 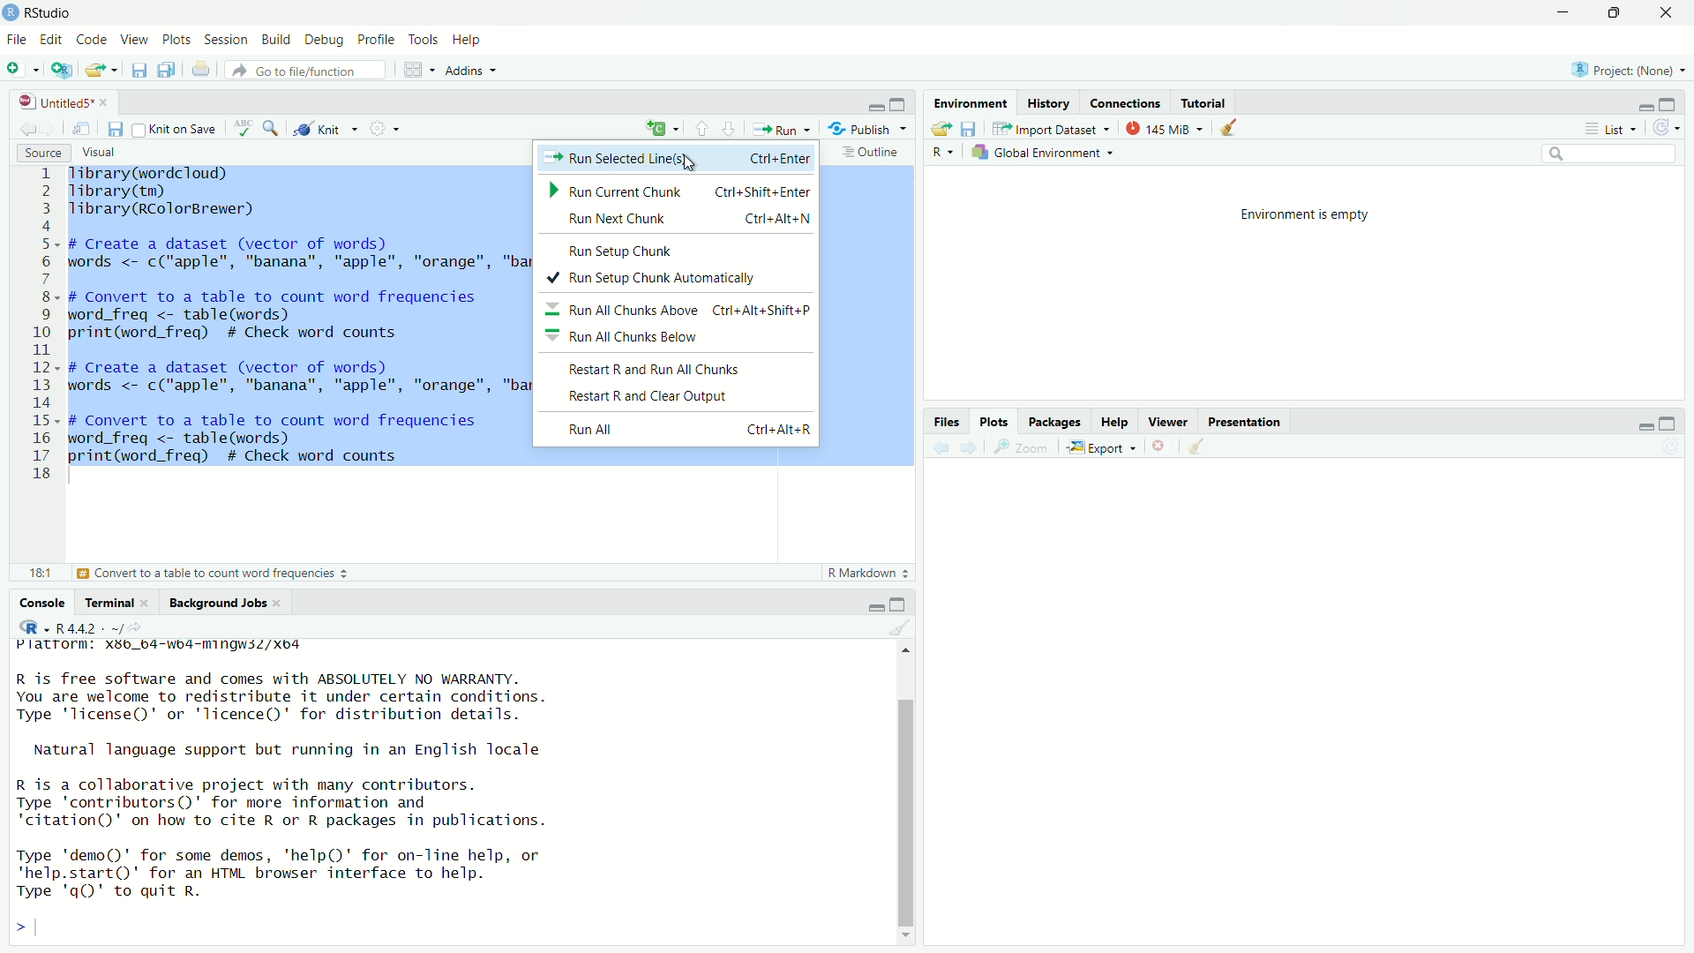 I want to click on Run, so click(x=783, y=130).